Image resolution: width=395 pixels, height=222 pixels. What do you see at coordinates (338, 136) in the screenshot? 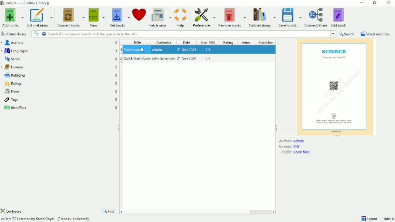
I see `Resize` at bounding box center [338, 136].